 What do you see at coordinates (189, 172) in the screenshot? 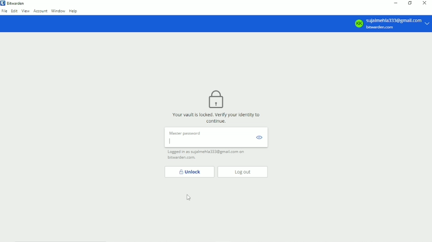
I see `unlock` at bounding box center [189, 172].